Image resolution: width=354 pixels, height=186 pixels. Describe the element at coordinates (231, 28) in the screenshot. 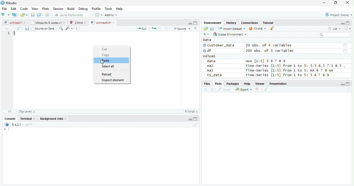

I see `Import Dataset` at that location.